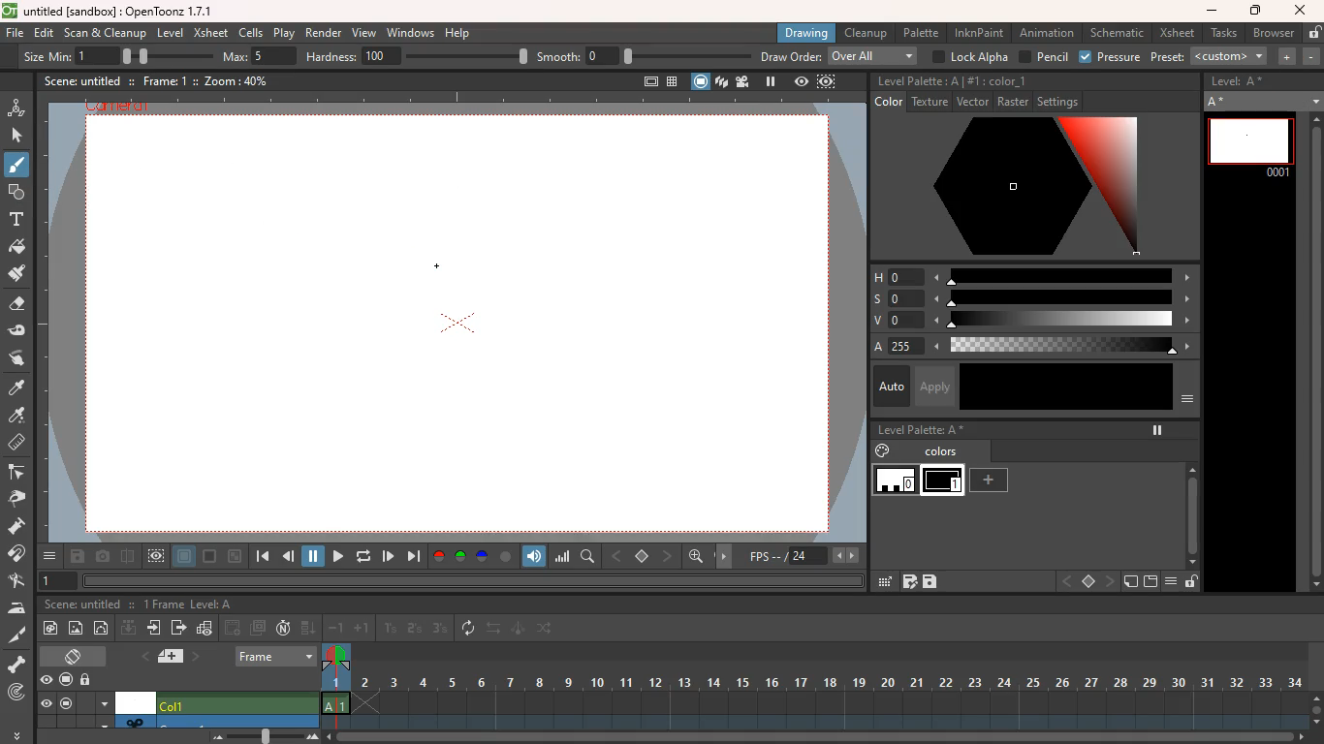 The image size is (1324, 744). What do you see at coordinates (942, 453) in the screenshot?
I see `colors` at bounding box center [942, 453].